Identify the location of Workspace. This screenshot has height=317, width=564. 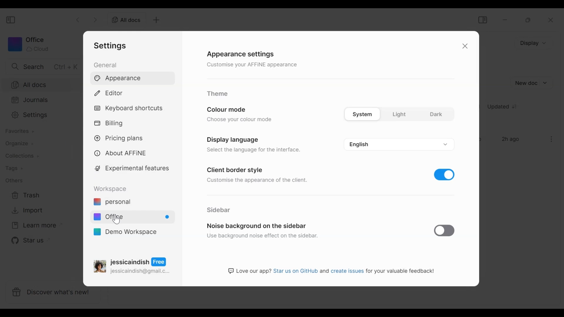
(112, 189).